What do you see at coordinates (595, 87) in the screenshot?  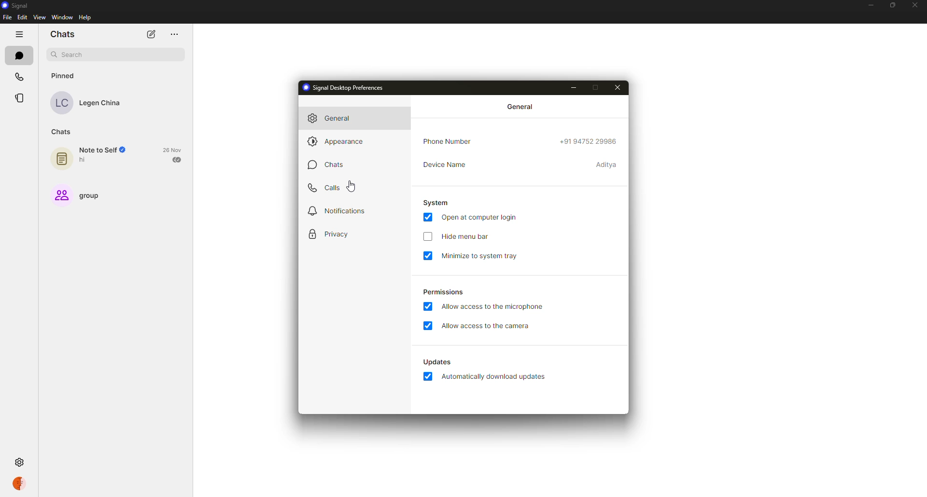 I see `maximize` at bounding box center [595, 87].